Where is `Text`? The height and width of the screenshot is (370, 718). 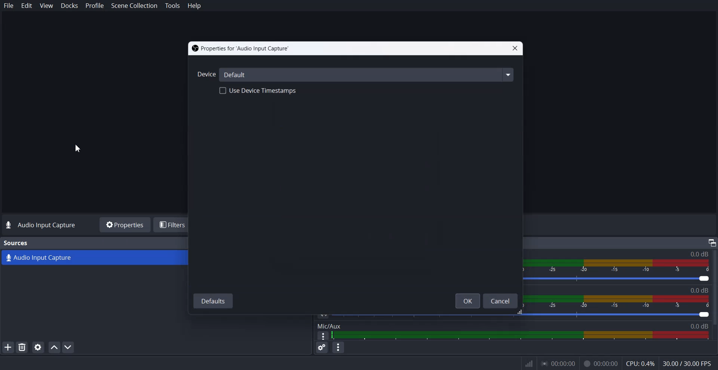 Text is located at coordinates (241, 48).